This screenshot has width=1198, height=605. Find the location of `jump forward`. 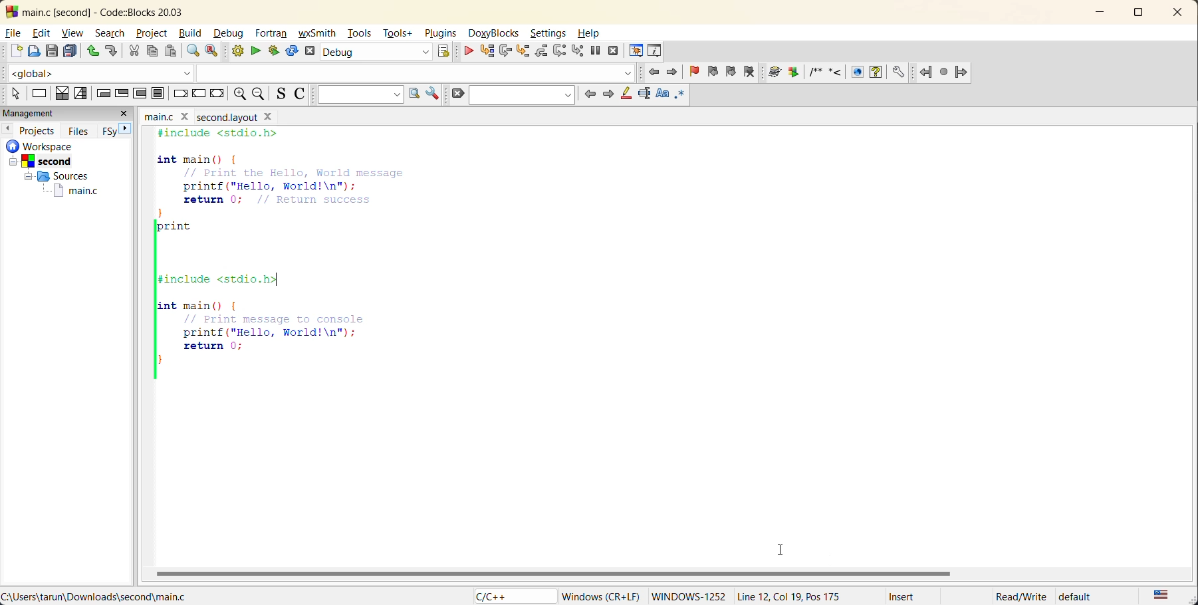

jump forward is located at coordinates (670, 72).